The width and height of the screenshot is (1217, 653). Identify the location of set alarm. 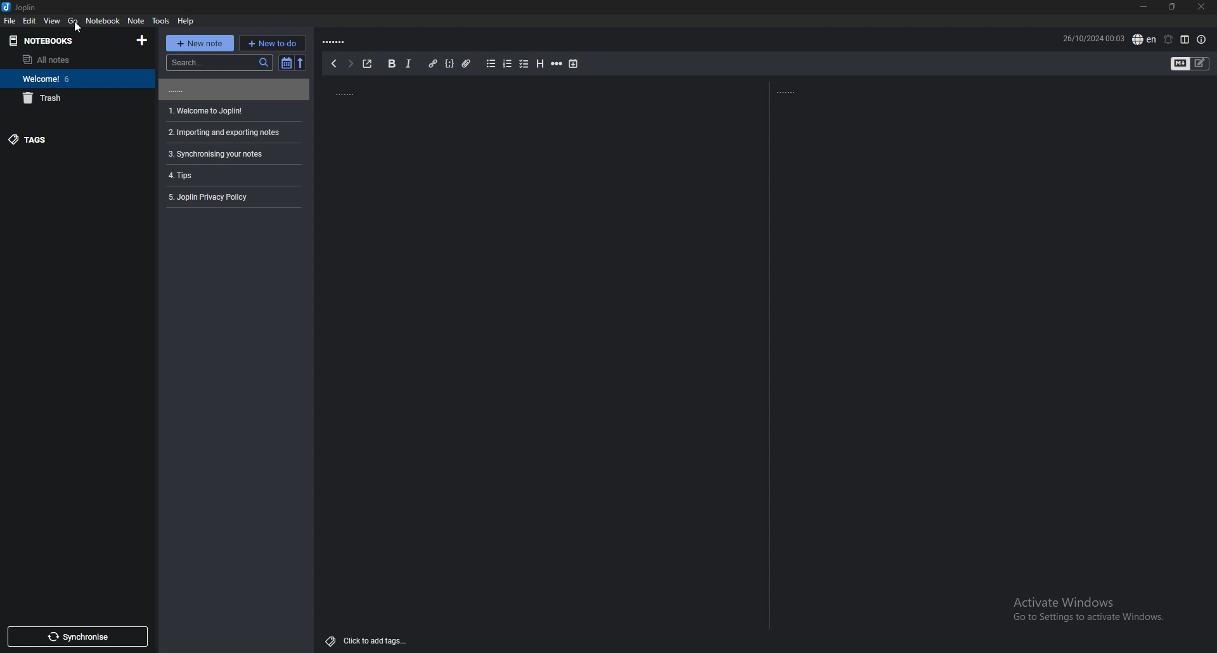
(1168, 39).